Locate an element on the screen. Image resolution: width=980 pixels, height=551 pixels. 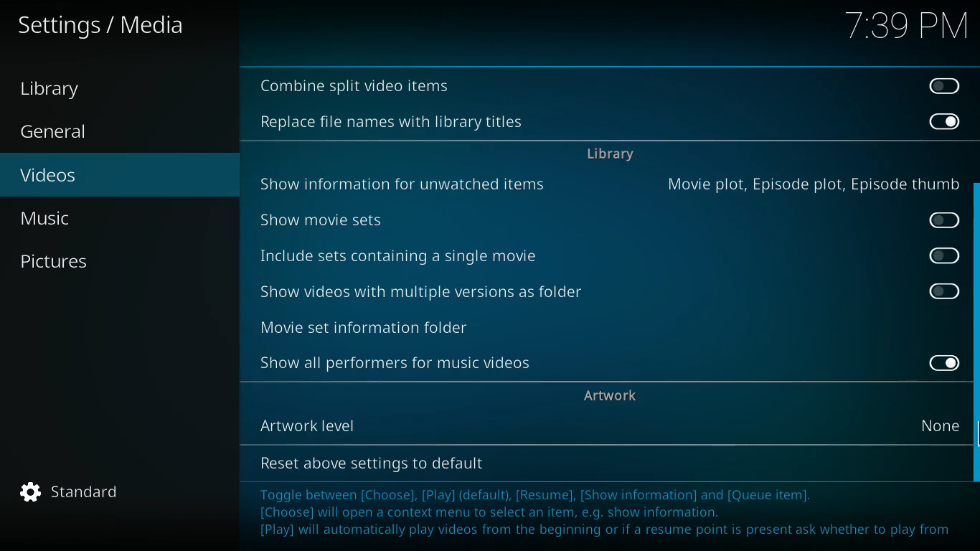
artwork is located at coordinates (613, 396).